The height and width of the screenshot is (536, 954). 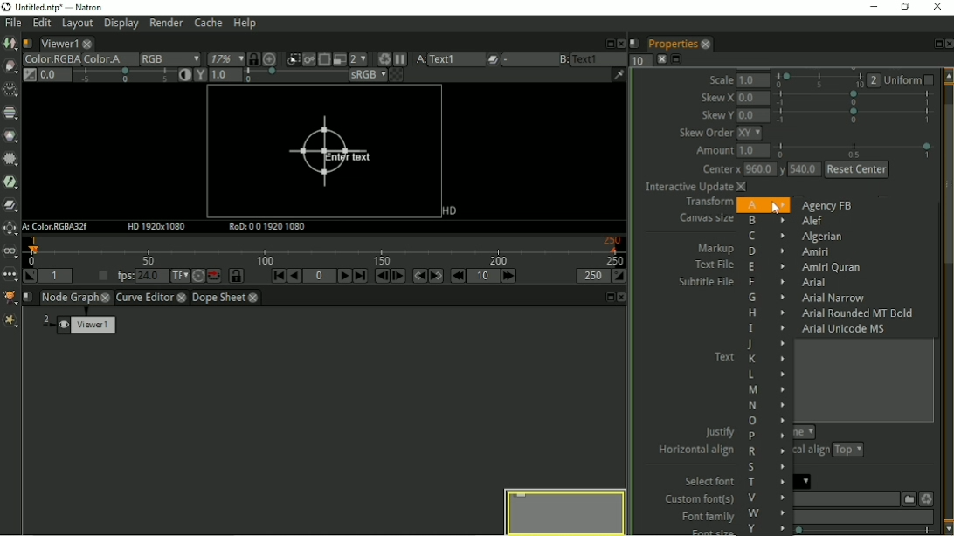 What do you see at coordinates (854, 99) in the screenshot?
I see `selection bar` at bounding box center [854, 99].